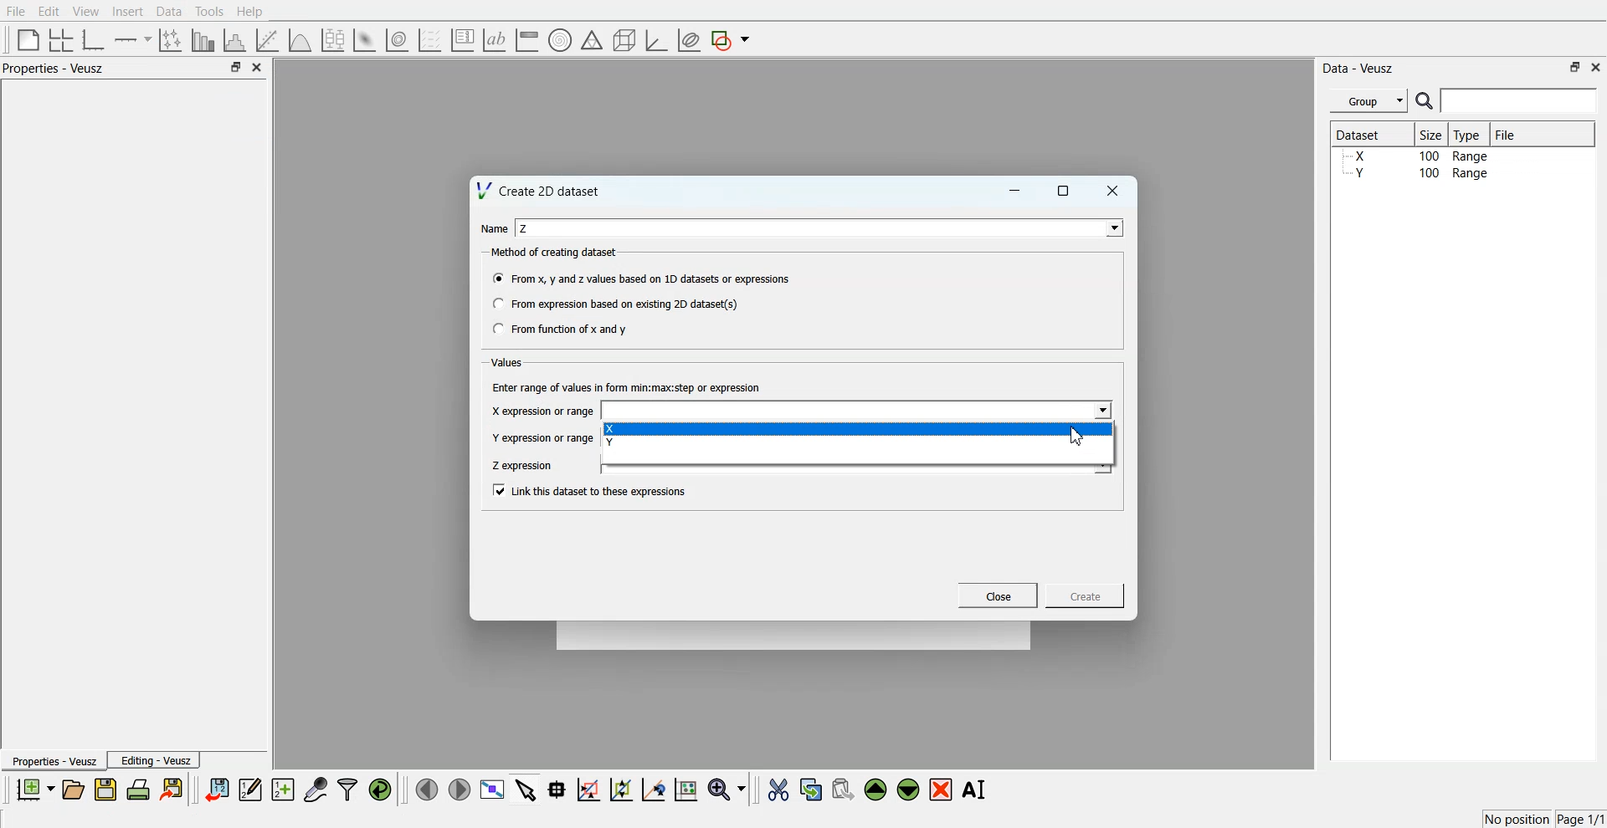 This screenshot has height=828, width=1607. Describe the element at coordinates (462, 40) in the screenshot. I see `Plot key` at that location.